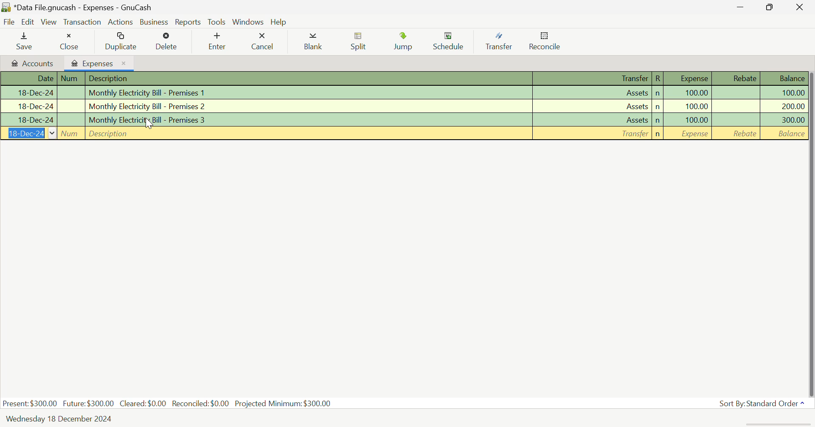 Image resolution: width=815 pixels, height=427 pixels. Describe the element at coordinates (168, 404) in the screenshot. I see `Present: $300.00 Future: $300.00 Cleared:$0.00 Reconciled: $0.00 Projected Minimum: $300.00` at that location.